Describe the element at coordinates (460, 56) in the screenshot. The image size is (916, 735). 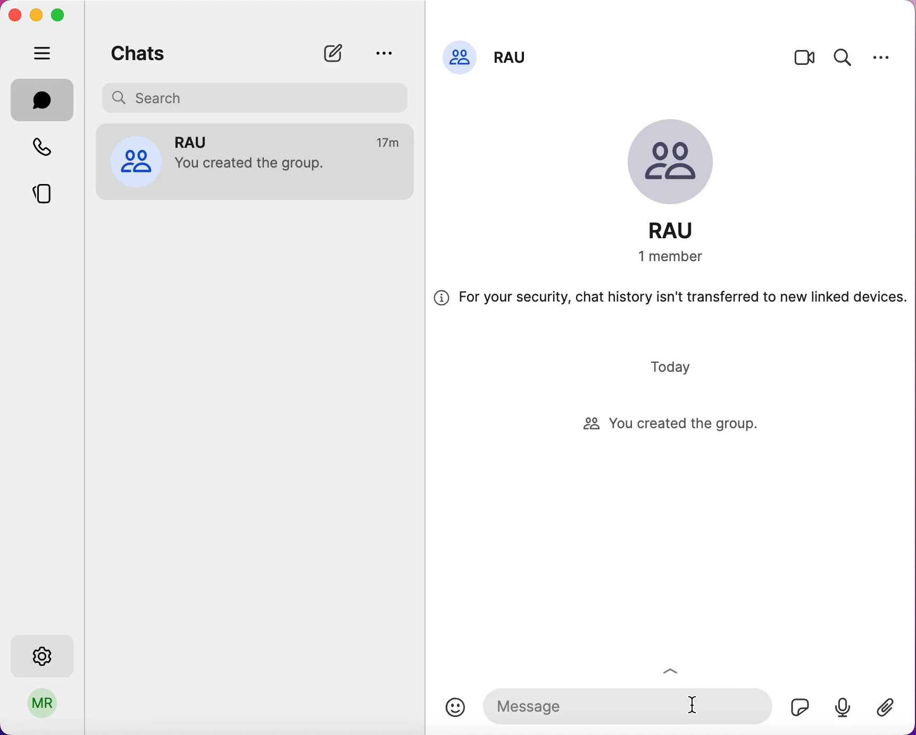
I see `profile picture` at that location.